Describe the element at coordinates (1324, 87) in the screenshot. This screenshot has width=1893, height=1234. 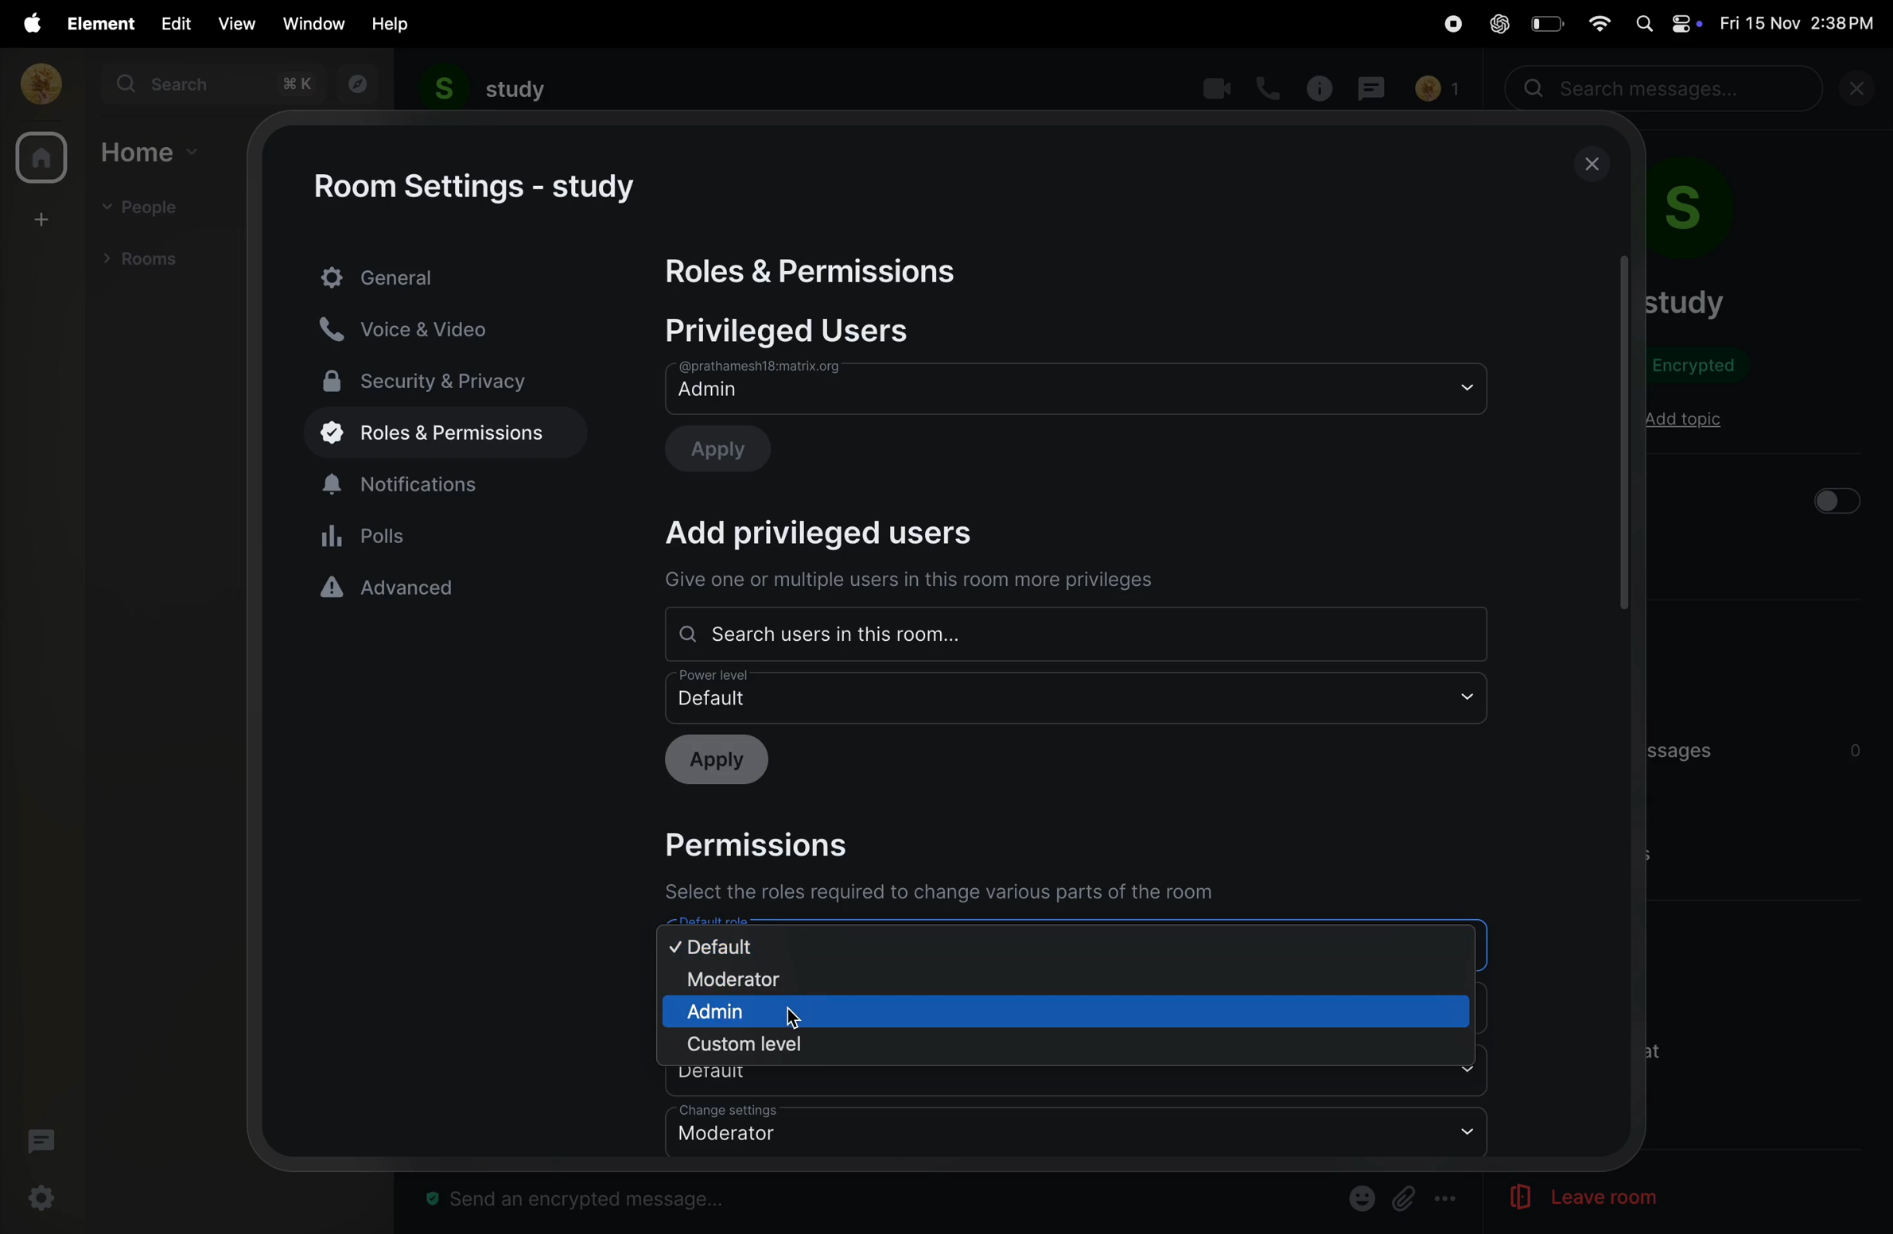
I see `info` at that location.